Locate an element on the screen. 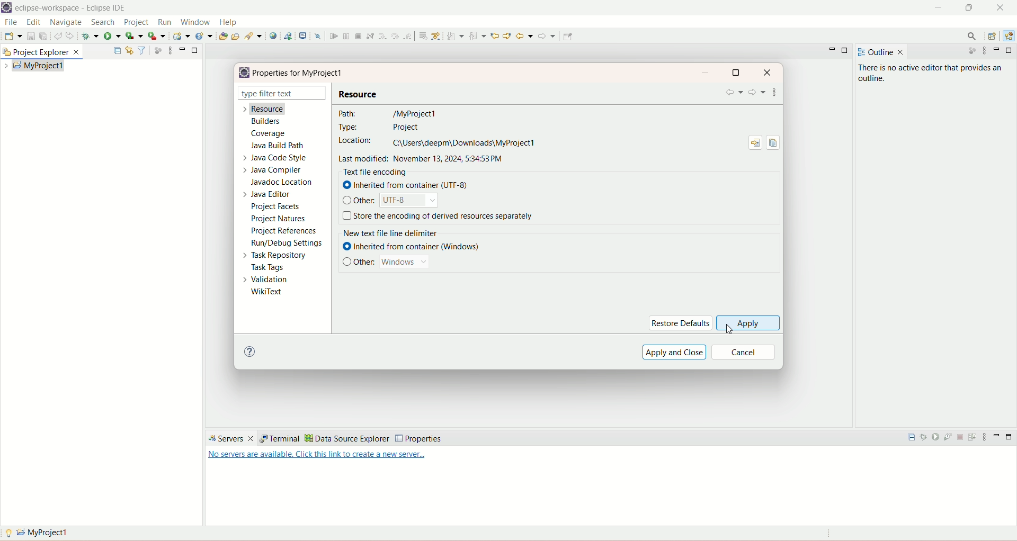 The image size is (1017, 541). java build path is located at coordinates (279, 147).